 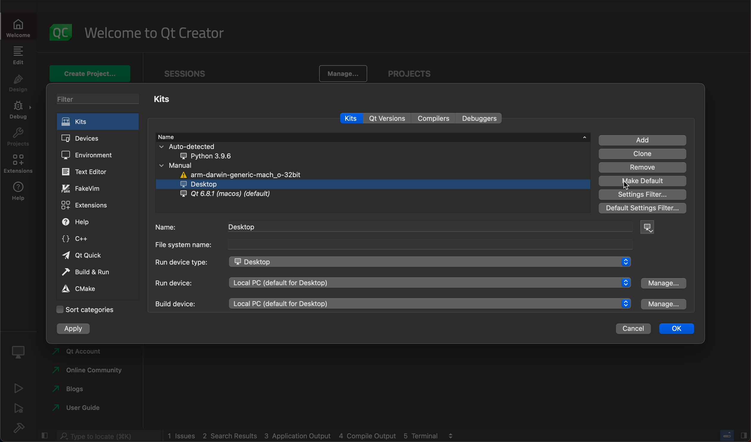 I want to click on create project, so click(x=92, y=73).